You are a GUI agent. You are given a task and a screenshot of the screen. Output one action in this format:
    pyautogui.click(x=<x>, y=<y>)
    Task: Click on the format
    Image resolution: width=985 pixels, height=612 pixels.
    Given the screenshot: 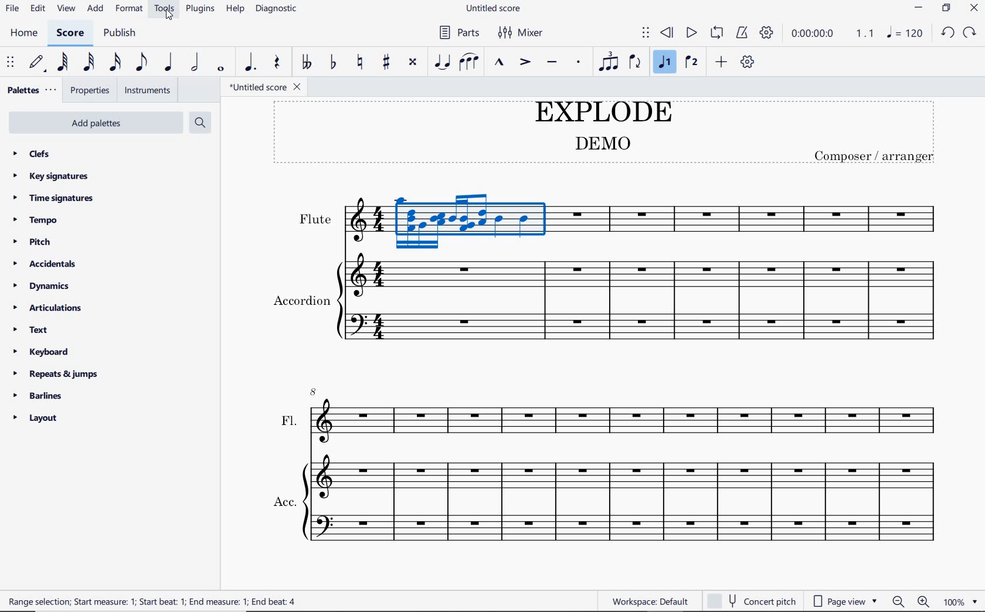 What is the action you would take?
    pyautogui.click(x=129, y=9)
    